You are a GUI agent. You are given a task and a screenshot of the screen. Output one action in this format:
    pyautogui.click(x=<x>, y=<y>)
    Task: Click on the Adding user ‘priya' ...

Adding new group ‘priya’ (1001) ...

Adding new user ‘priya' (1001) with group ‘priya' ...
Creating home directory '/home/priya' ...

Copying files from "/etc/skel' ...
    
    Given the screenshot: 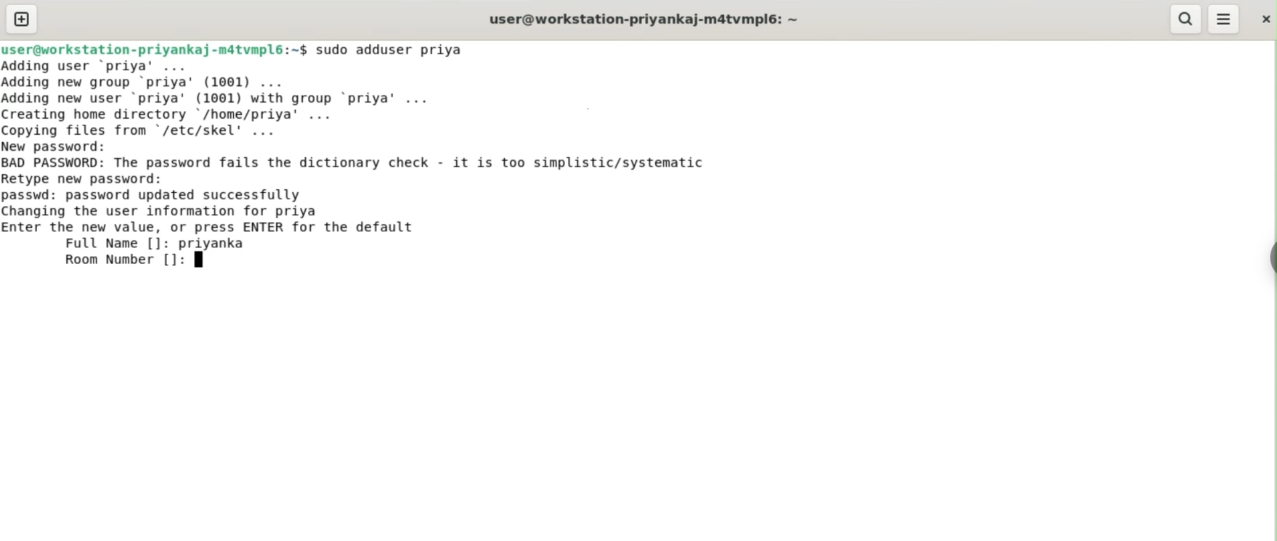 What is the action you would take?
    pyautogui.click(x=223, y=98)
    